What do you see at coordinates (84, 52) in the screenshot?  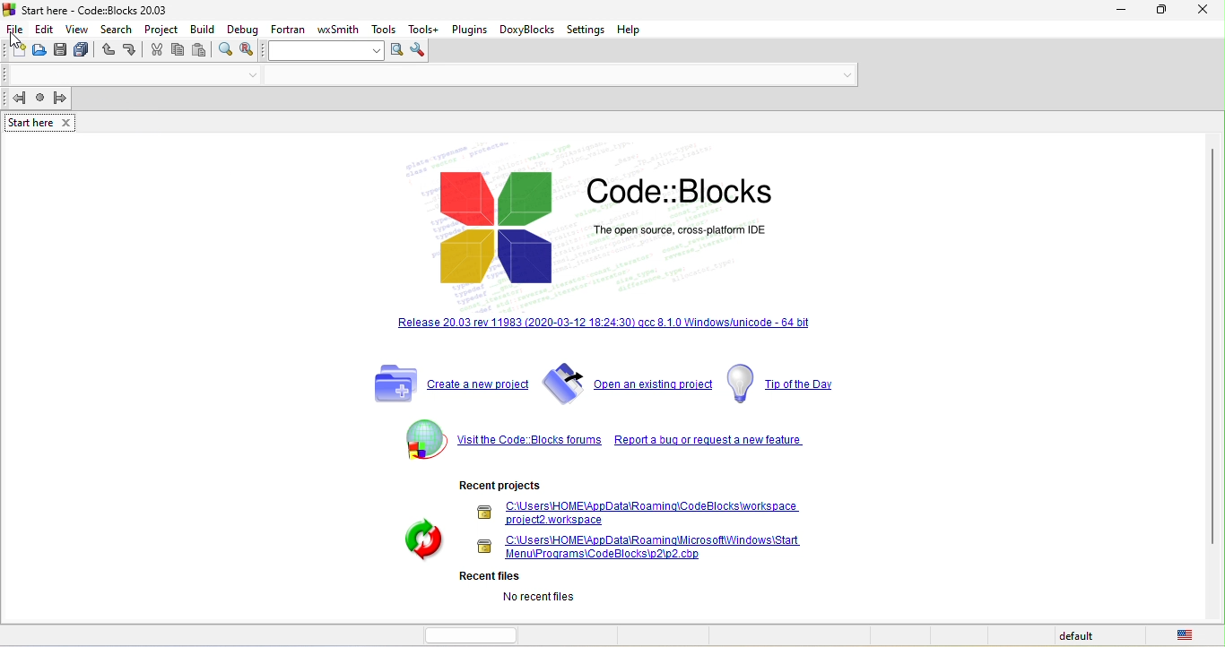 I see `save everything` at bounding box center [84, 52].